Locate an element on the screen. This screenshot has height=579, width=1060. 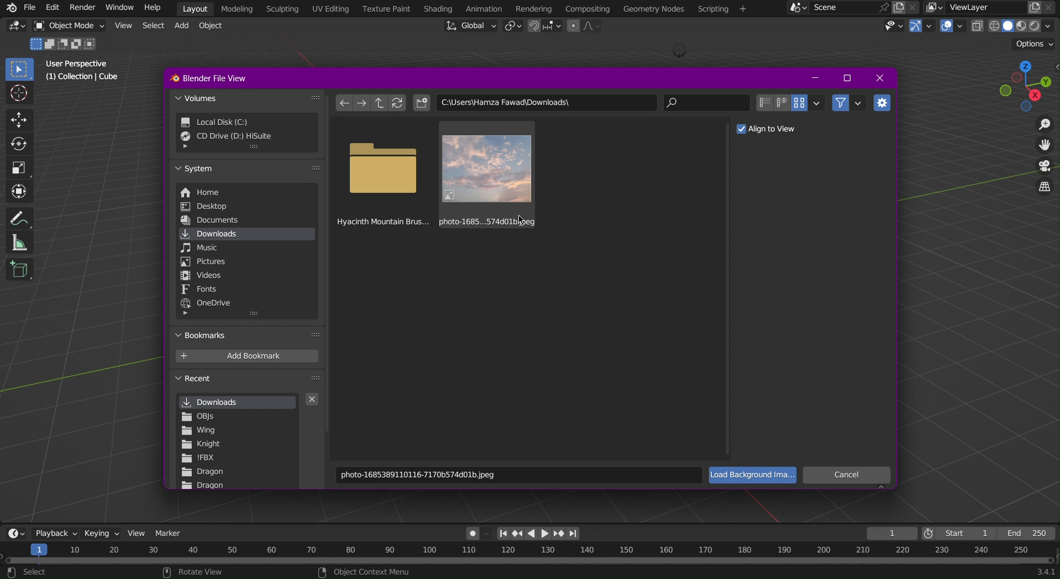
Editor Types is located at coordinates (15, 532).